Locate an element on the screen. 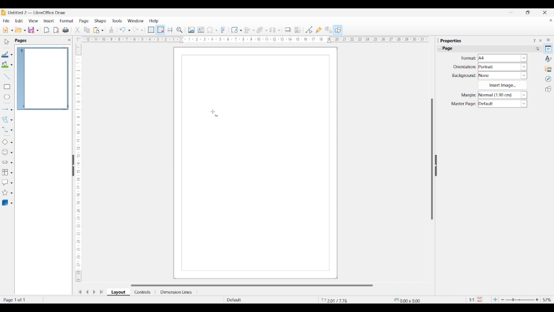 This screenshot has height=312, width=554. Slider to change zoom in/out is located at coordinates (520, 300).